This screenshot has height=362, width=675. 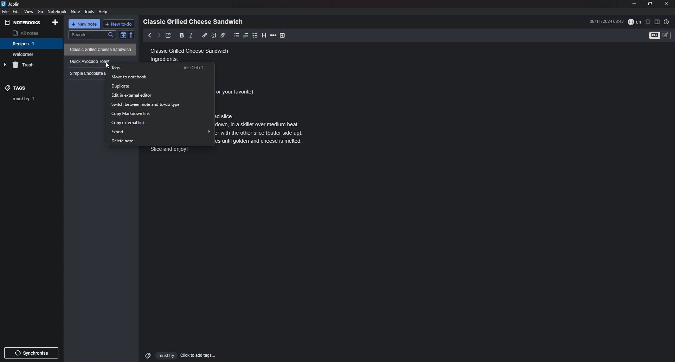 I want to click on toggle editor layout, so click(x=657, y=22).